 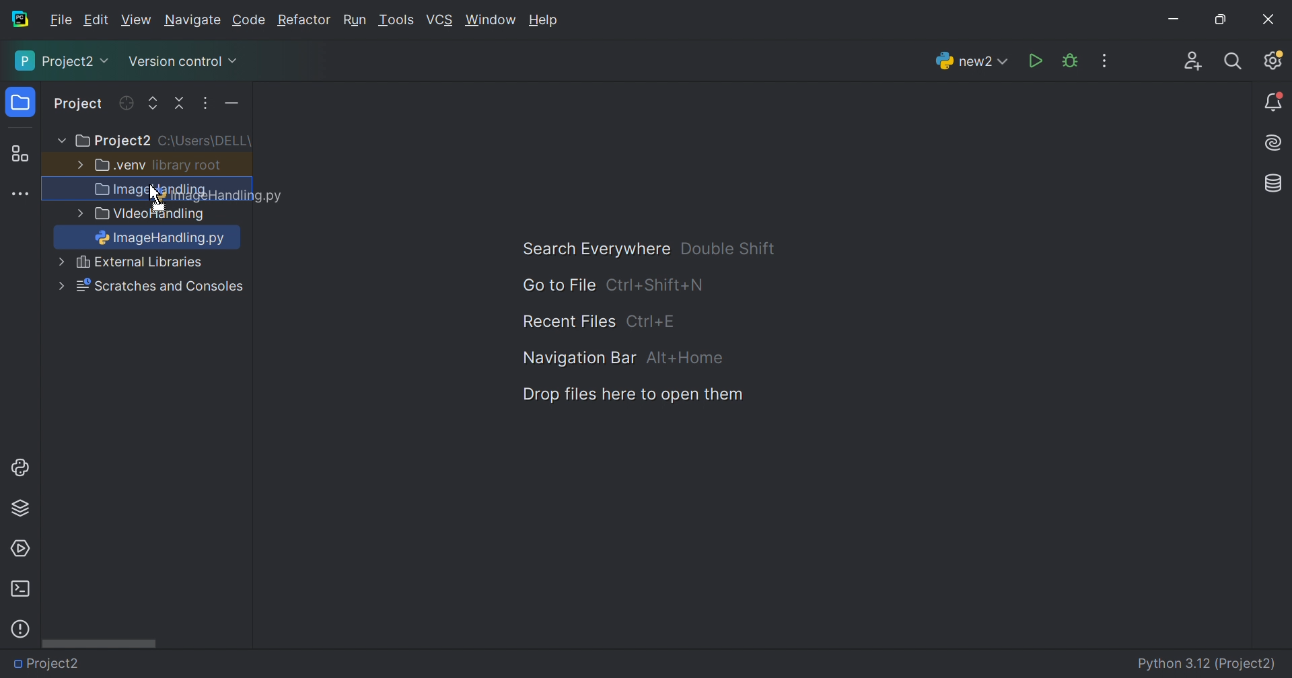 What do you see at coordinates (20, 589) in the screenshot?
I see `Terminal` at bounding box center [20, 589].